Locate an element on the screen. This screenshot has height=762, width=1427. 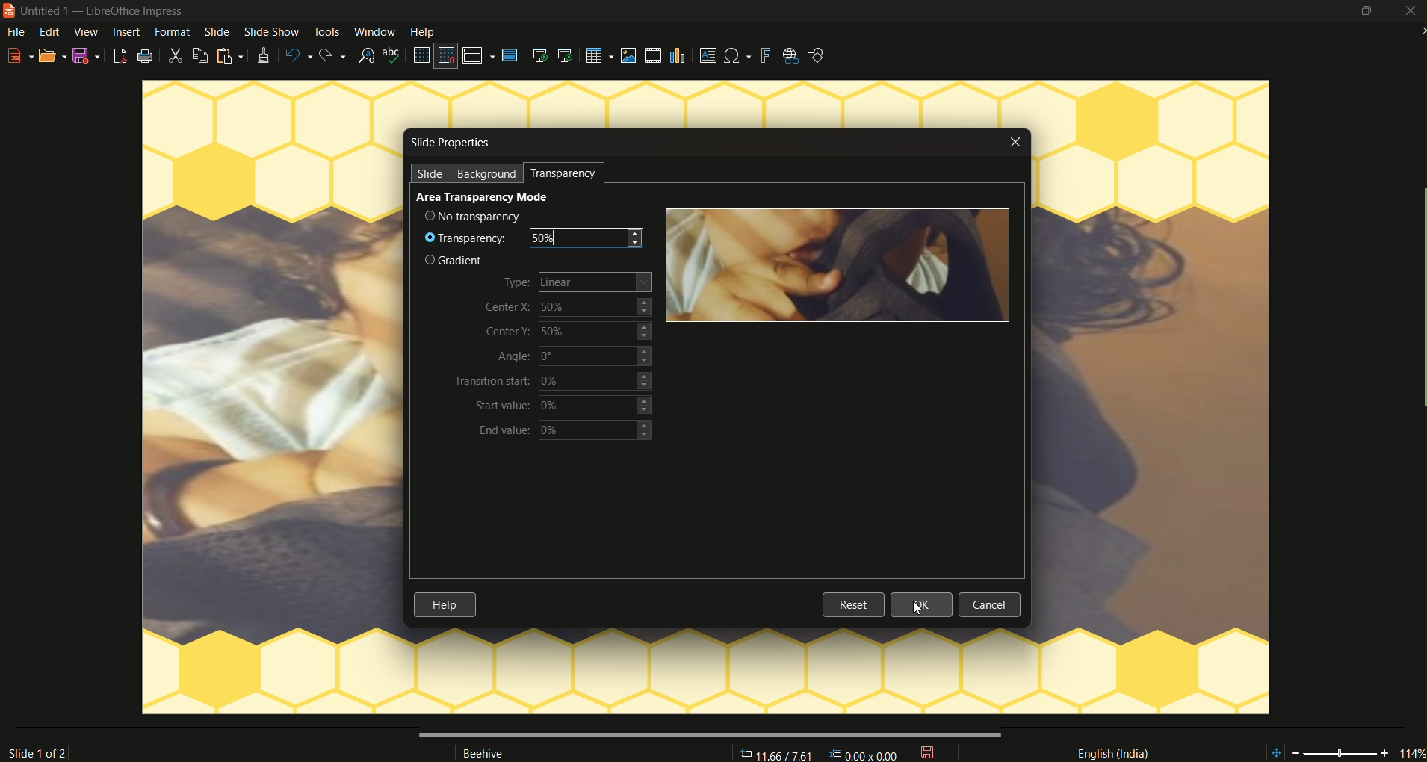
minimize/maximize is located at coordinates (1368, 11).